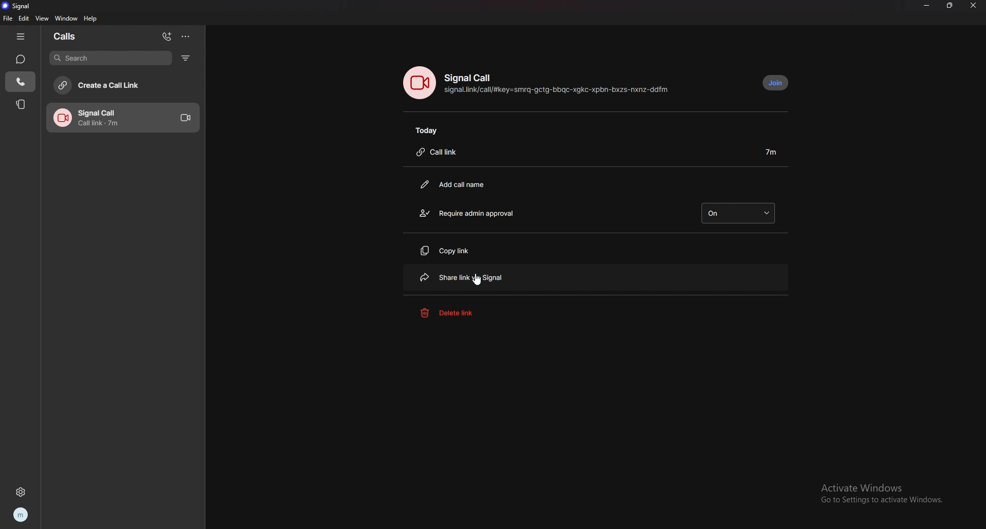  What do you see at coordinates (21, 59) in the screenshot?
I see `chats` at bounding box center [21, 59].